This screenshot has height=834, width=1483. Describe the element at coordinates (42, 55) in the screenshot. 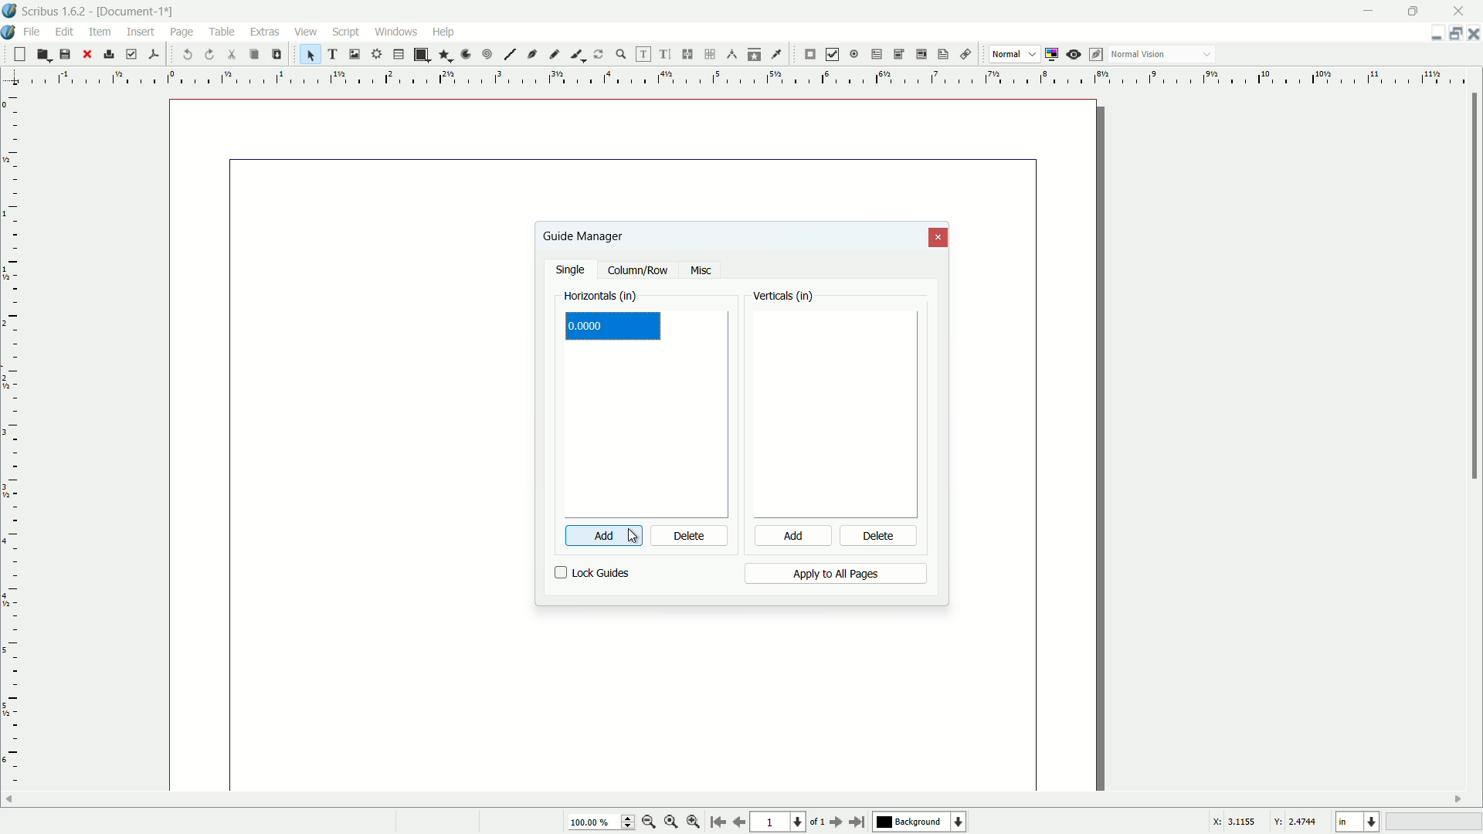

I see `open` at that location.